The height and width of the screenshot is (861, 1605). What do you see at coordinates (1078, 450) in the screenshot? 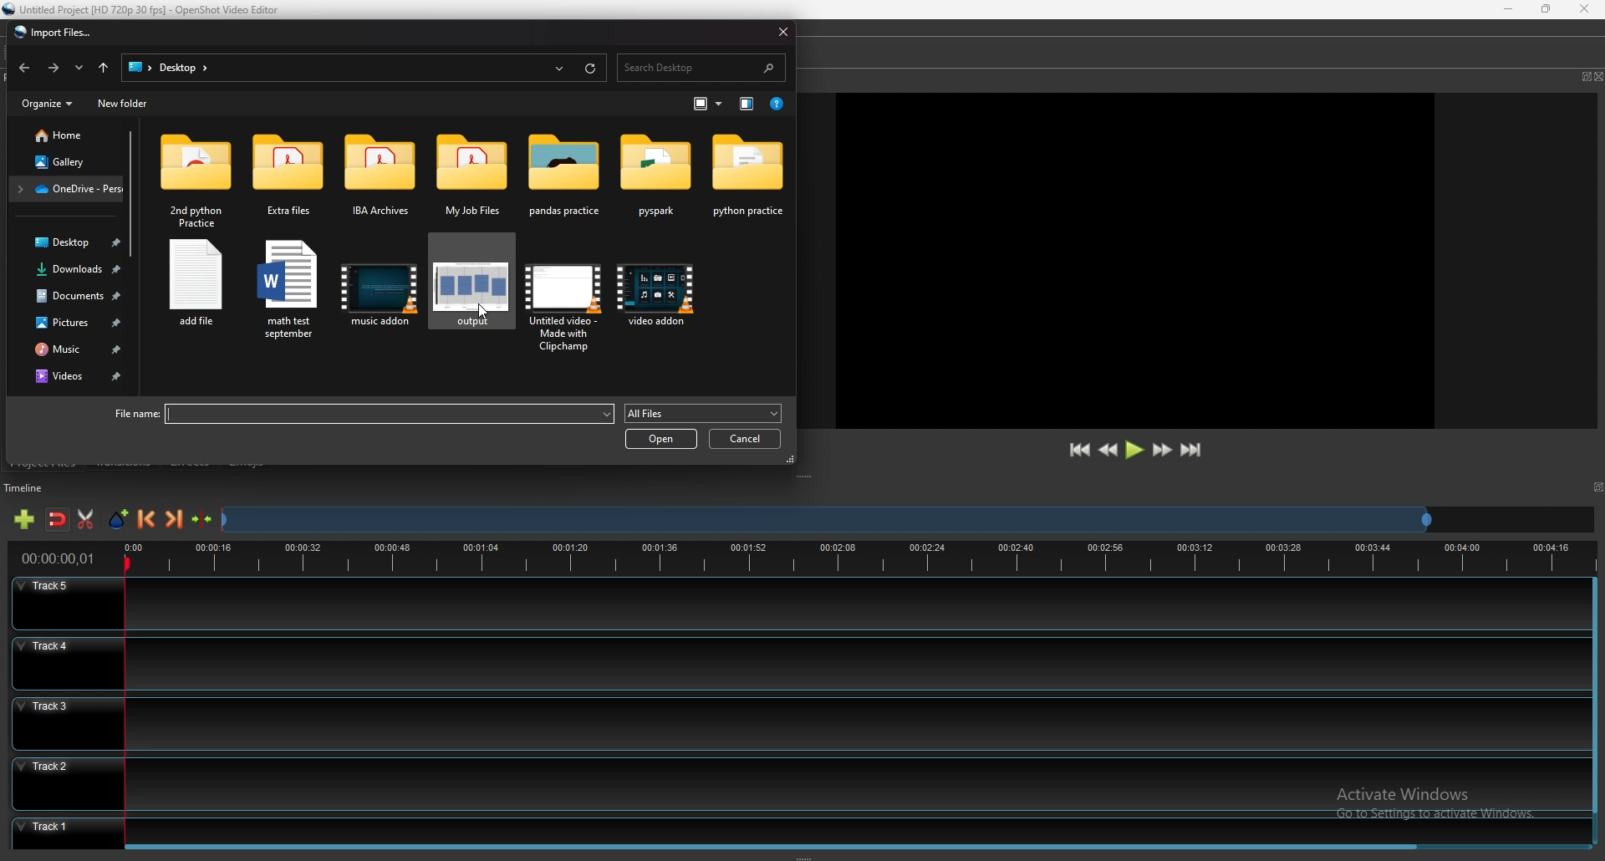
I see `jump to start` at bounding box center [1078, 450].